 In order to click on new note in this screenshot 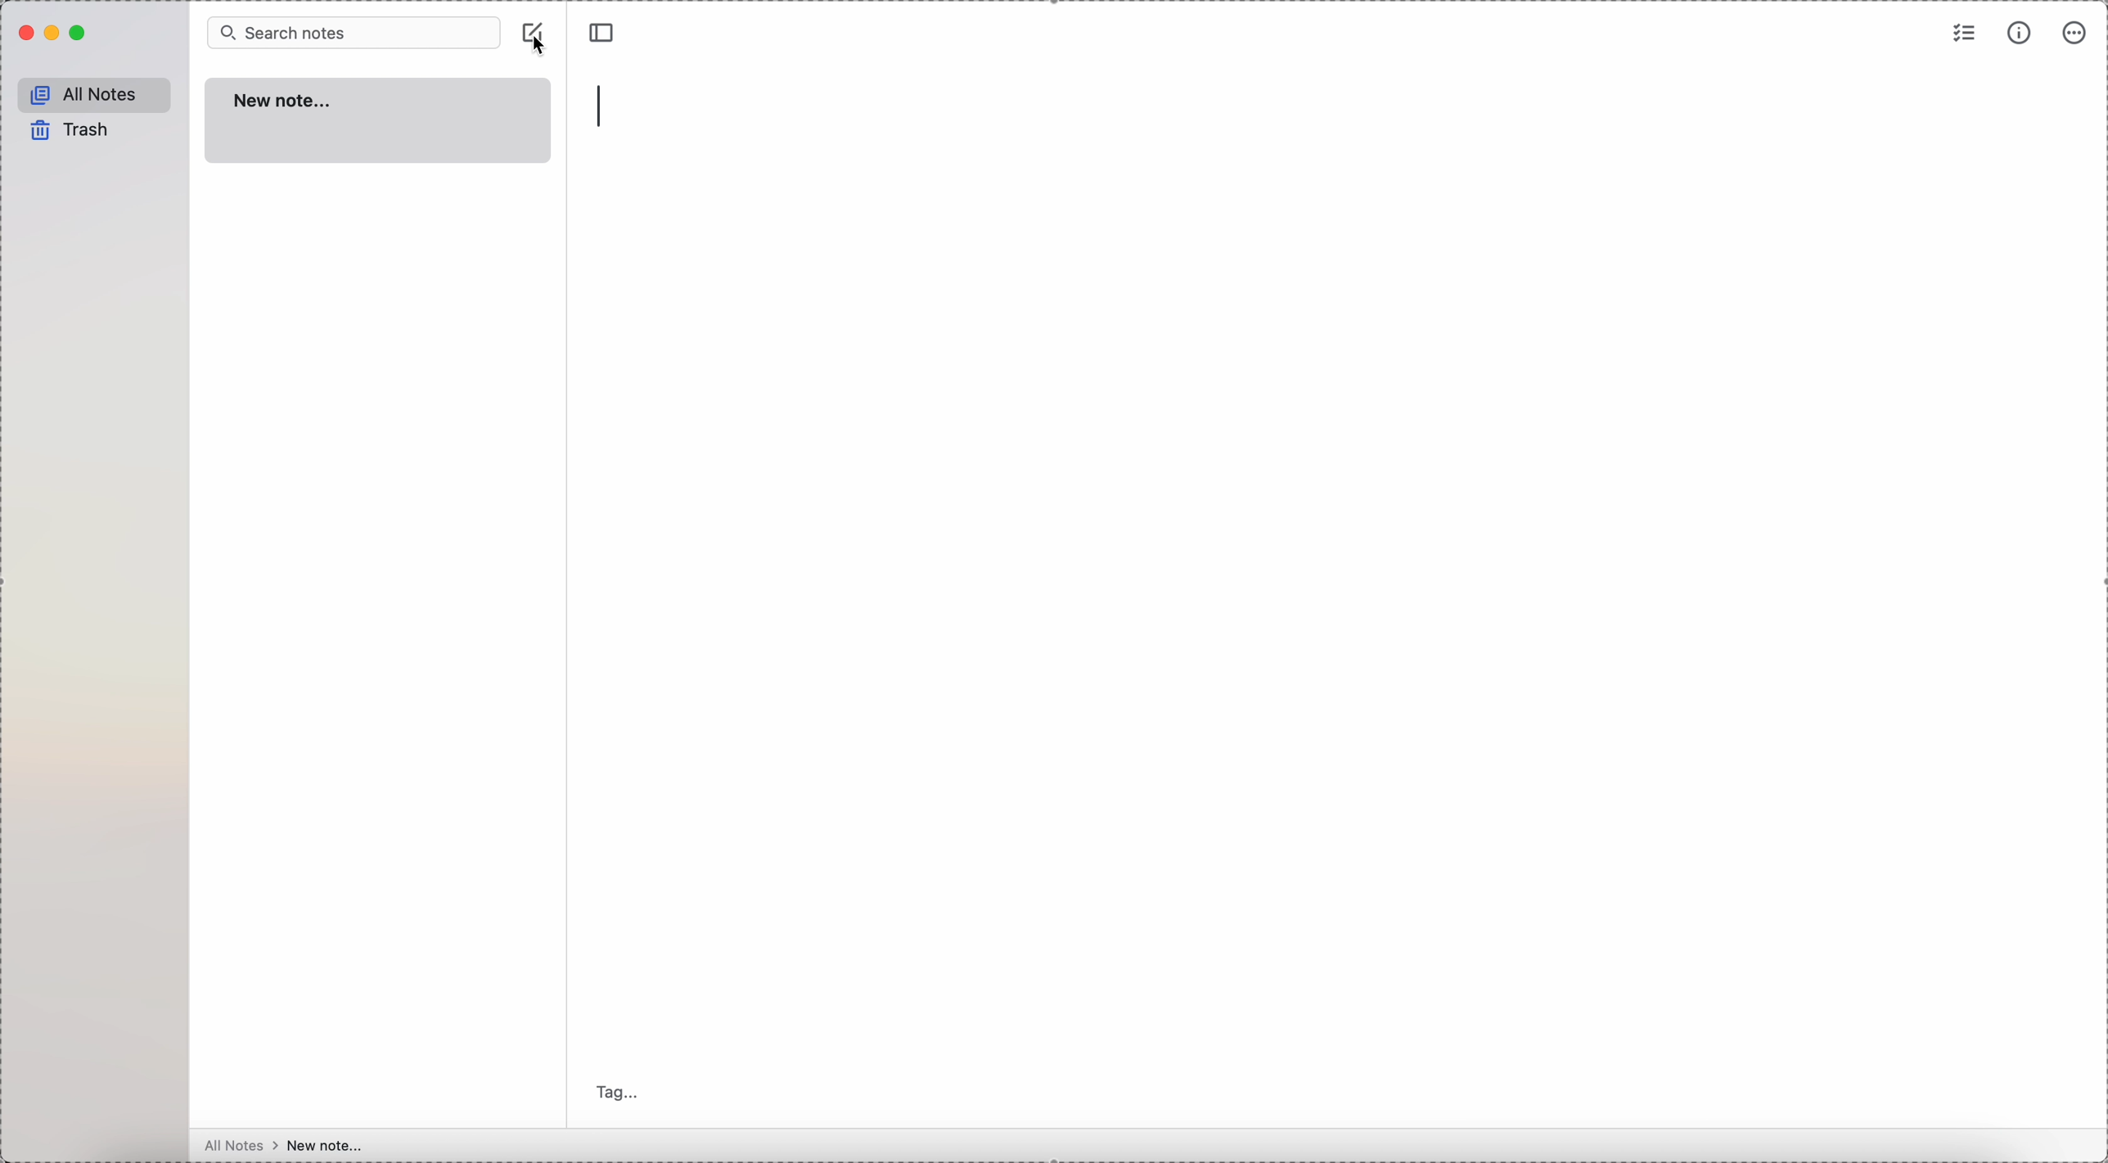, I will do `click(330, 1147)`.